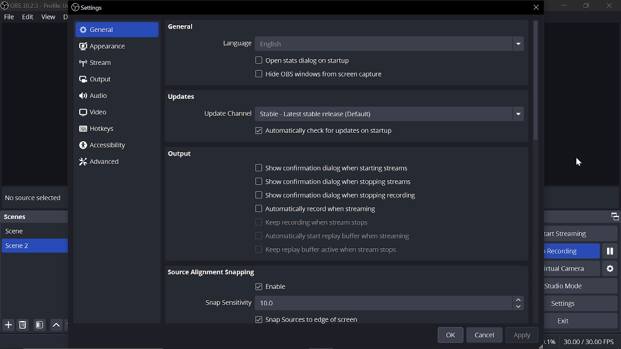 This screenshot has width=621, height=349. Describe the element at coordinates (450, 336) in the screenshot. I see `ok` at that location.